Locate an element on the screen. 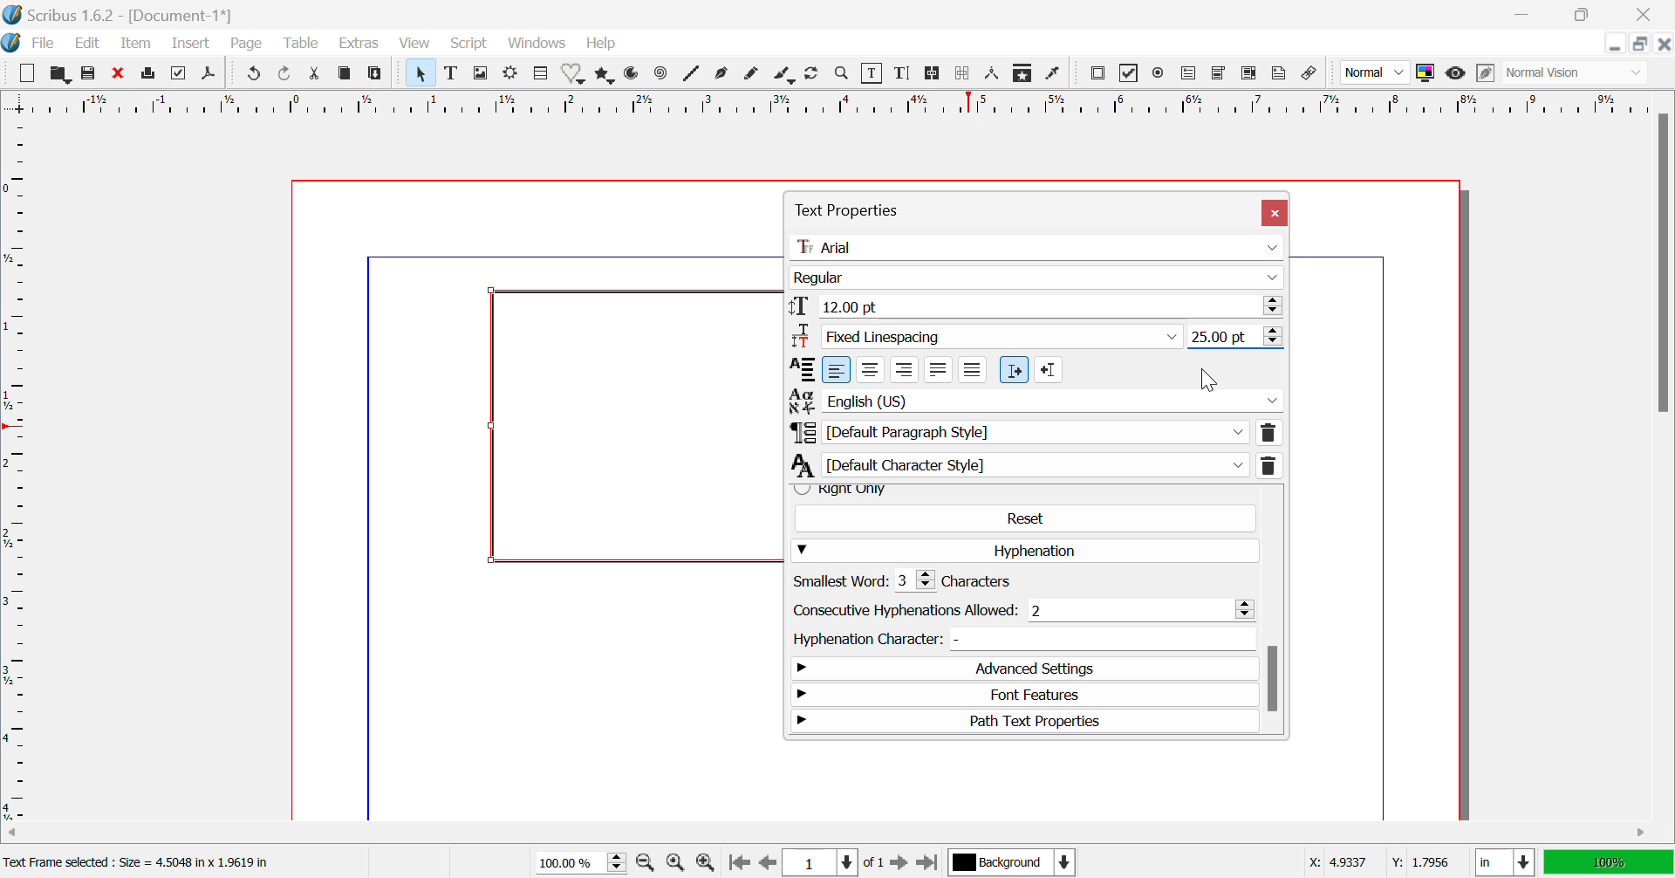 Image resolution: width=1675 pixels, height=878 pixels. Fixed Linespacing is located at coordinates (989, 338).